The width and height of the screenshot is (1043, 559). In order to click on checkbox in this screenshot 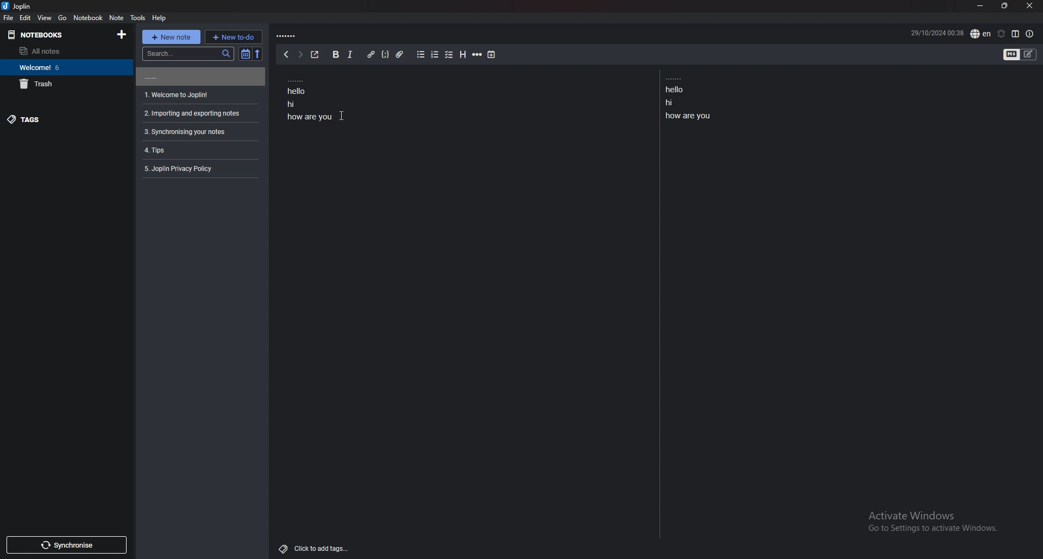, I will do `click(450, 55)`.